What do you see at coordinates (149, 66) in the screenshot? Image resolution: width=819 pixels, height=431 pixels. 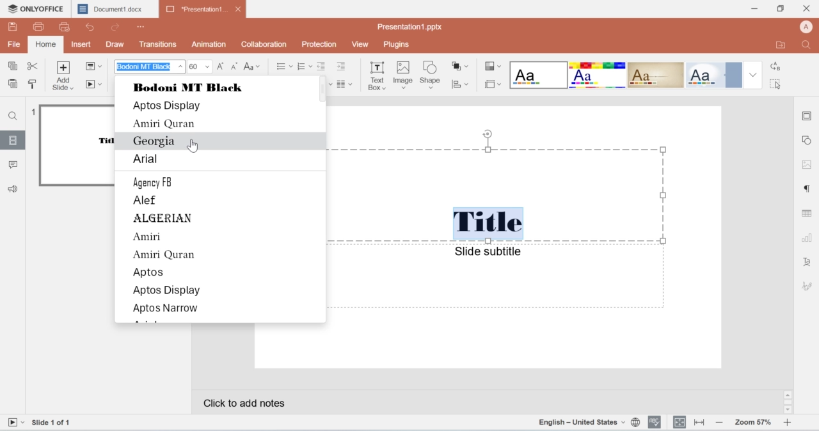 I see `font` at bounding box center [149, 66].